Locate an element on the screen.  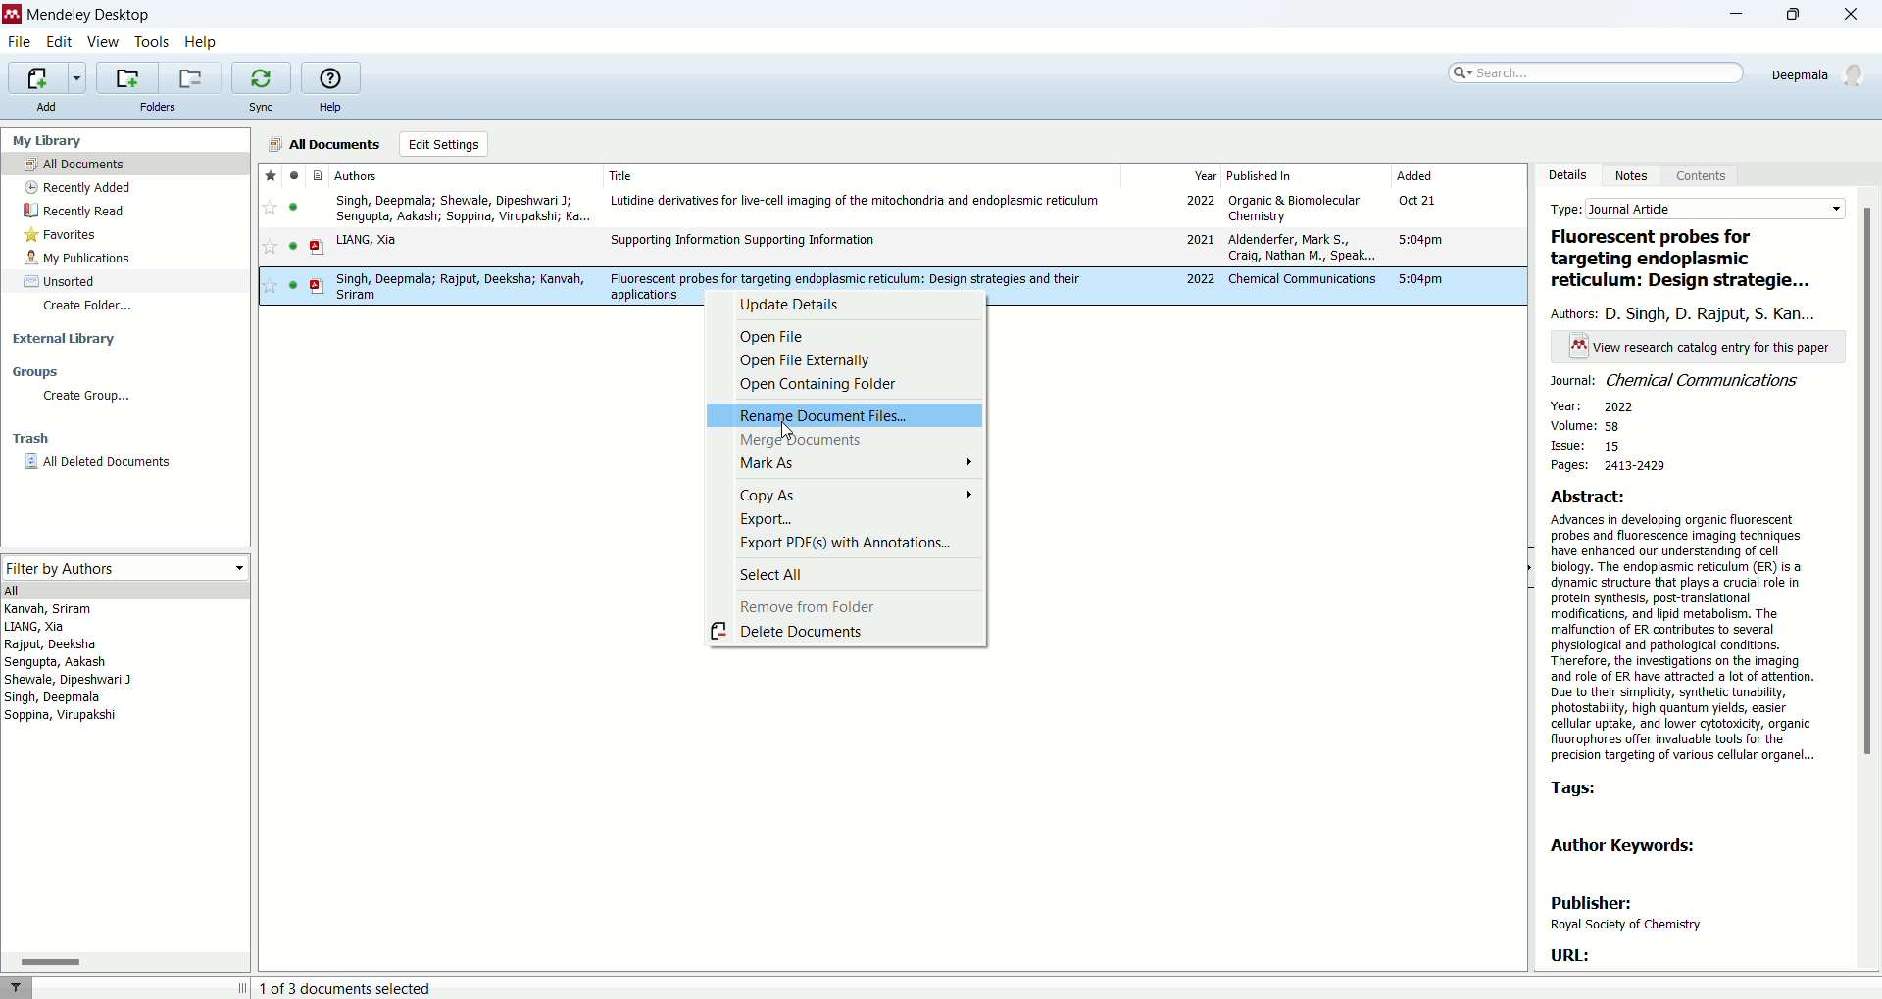
abstract is located at coordinates (1696, 626).